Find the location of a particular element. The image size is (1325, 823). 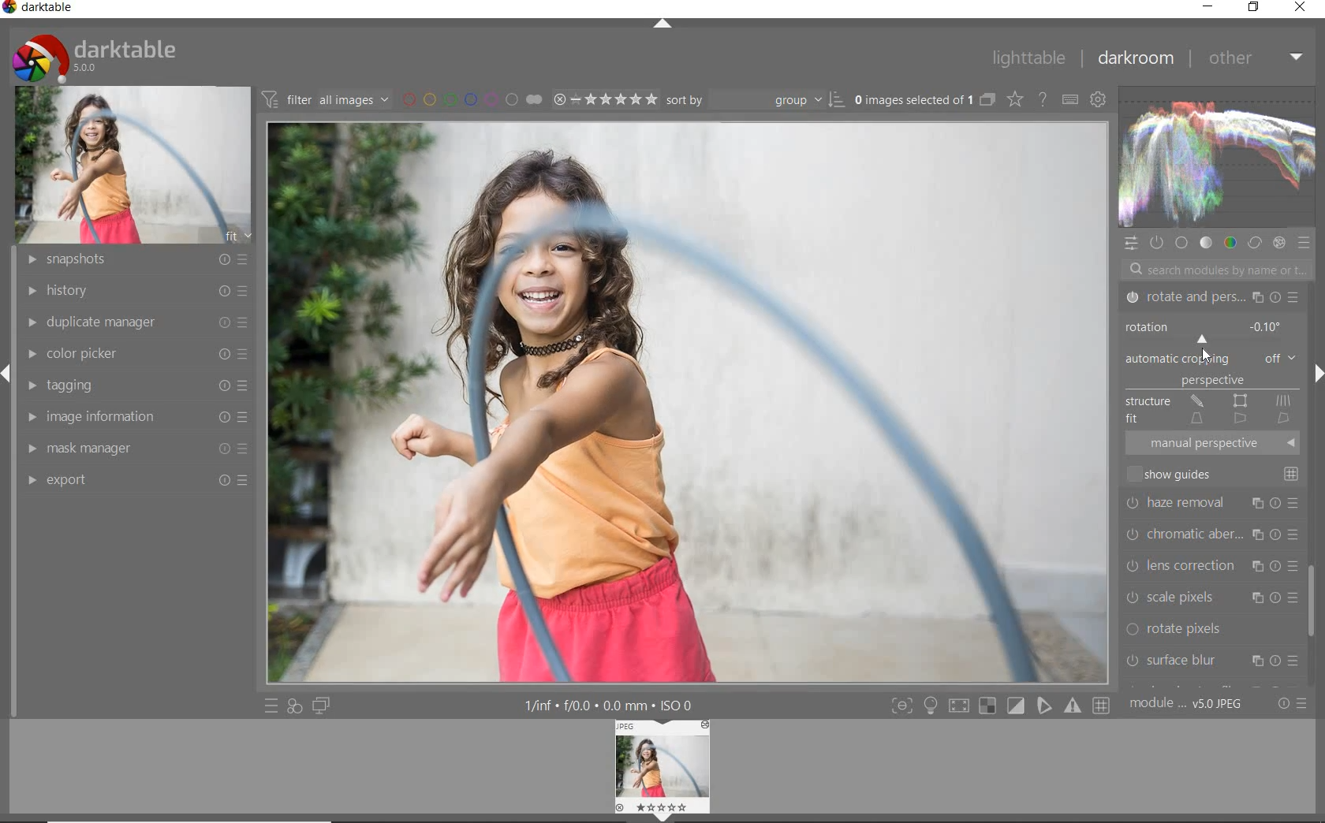

selected image is located at coordinates (688, 401).